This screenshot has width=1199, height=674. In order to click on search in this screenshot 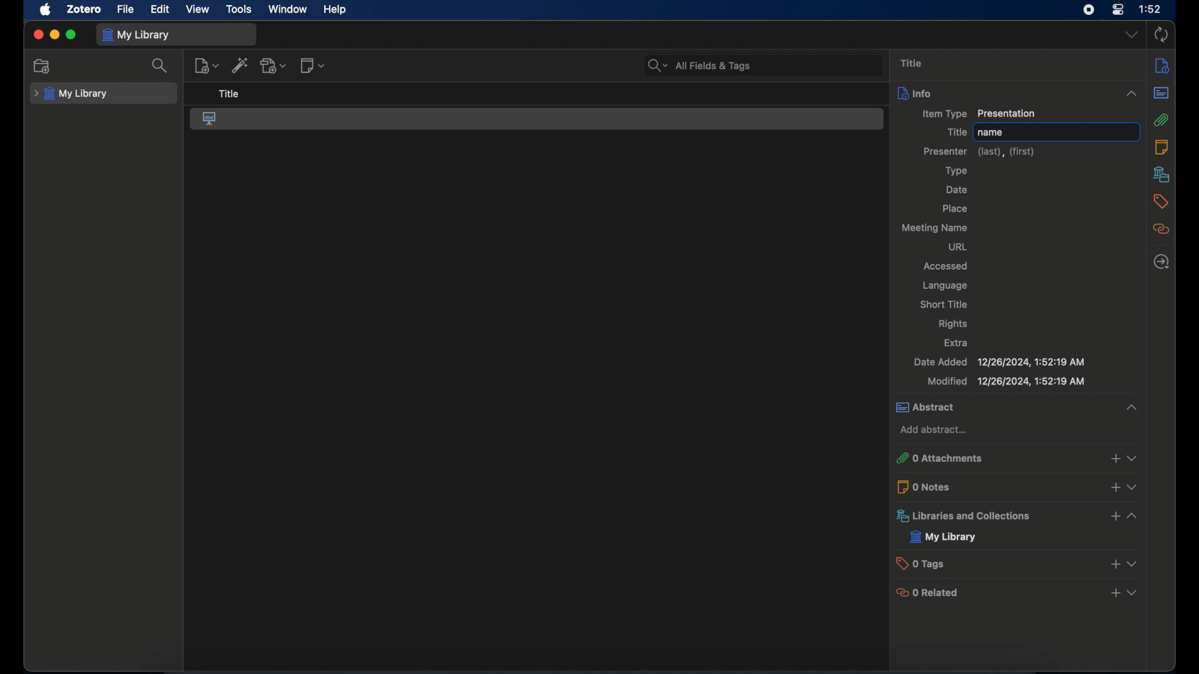, I will do `click(162, 66)`.